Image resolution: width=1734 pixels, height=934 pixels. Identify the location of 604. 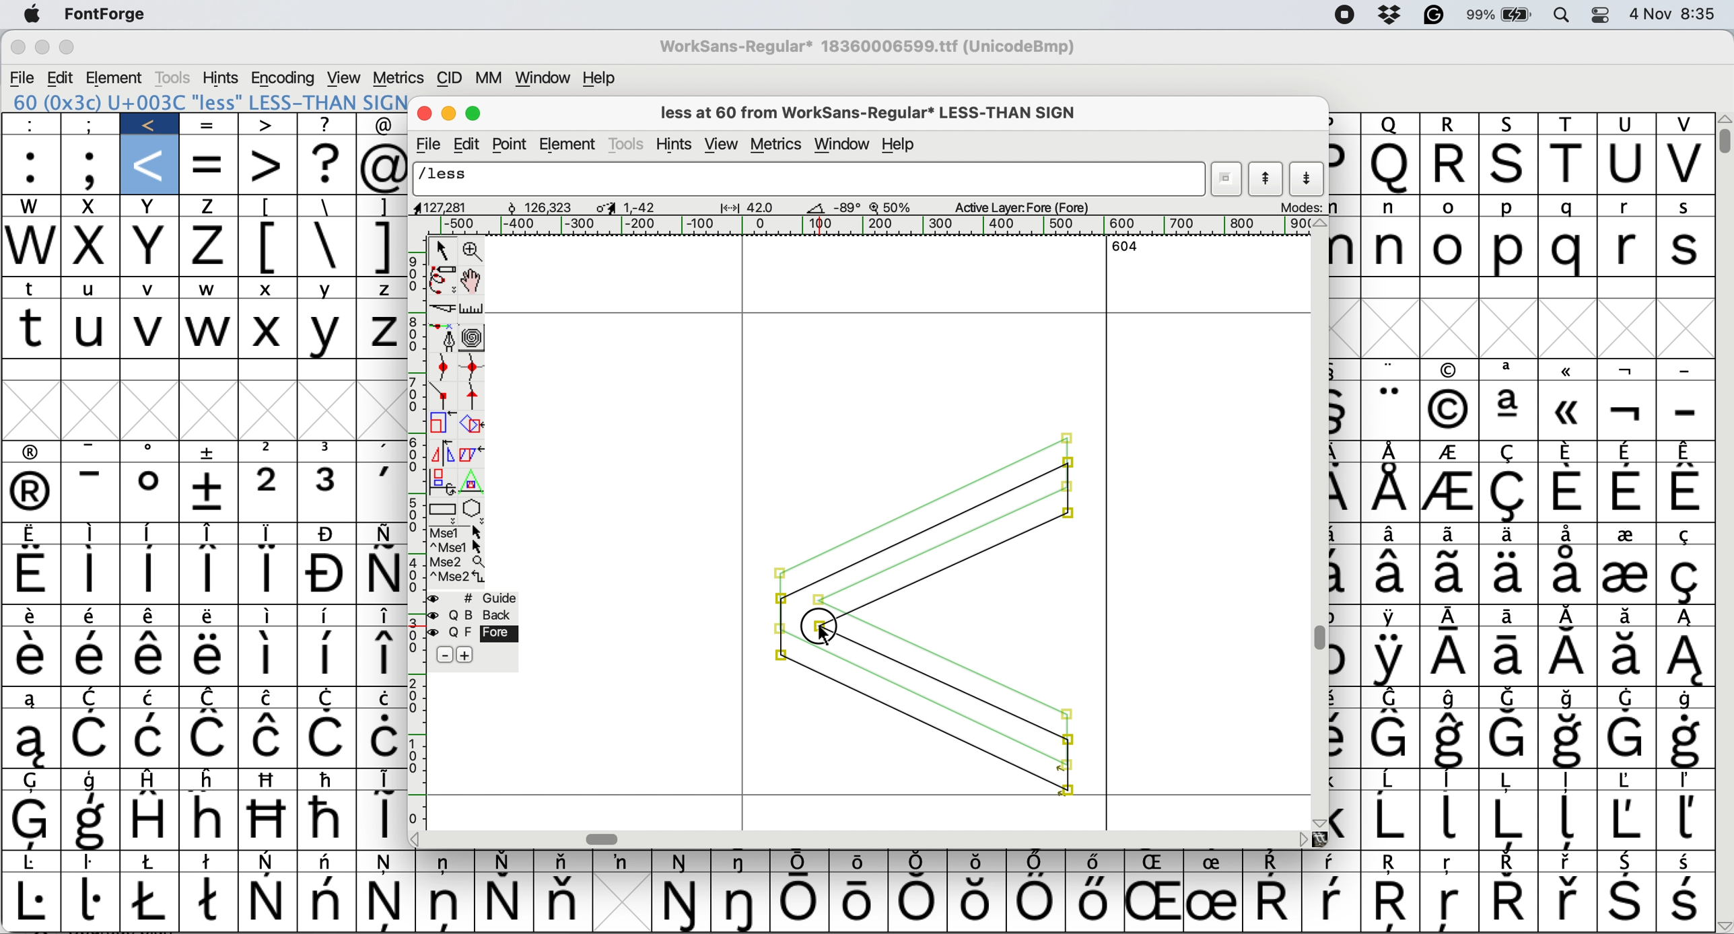
(1120, 247).